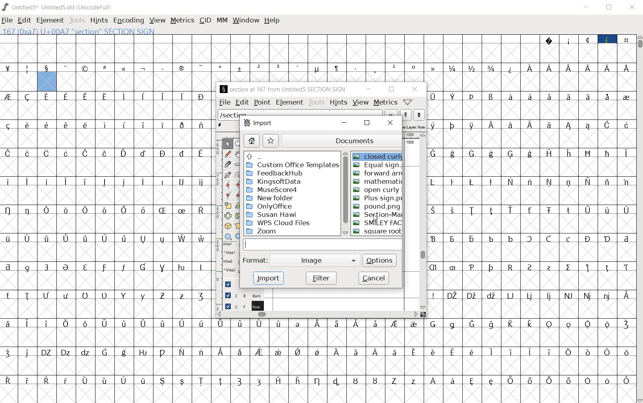 This screenshot has height=403, width=643. What do you see at coordinates (284, 89) in the screenshot?
I see `§ SECTION AT 167 FROM UNTITLED5 SECTION SIGN` at bounding box center [284, 89].